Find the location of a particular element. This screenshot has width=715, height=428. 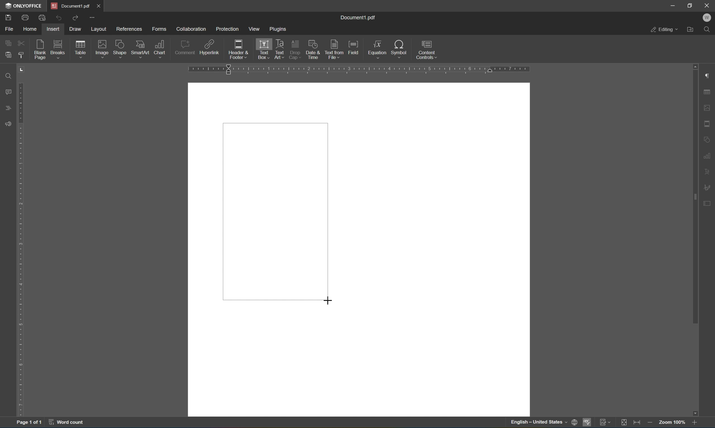

copy is located at coordinates (8, 43).